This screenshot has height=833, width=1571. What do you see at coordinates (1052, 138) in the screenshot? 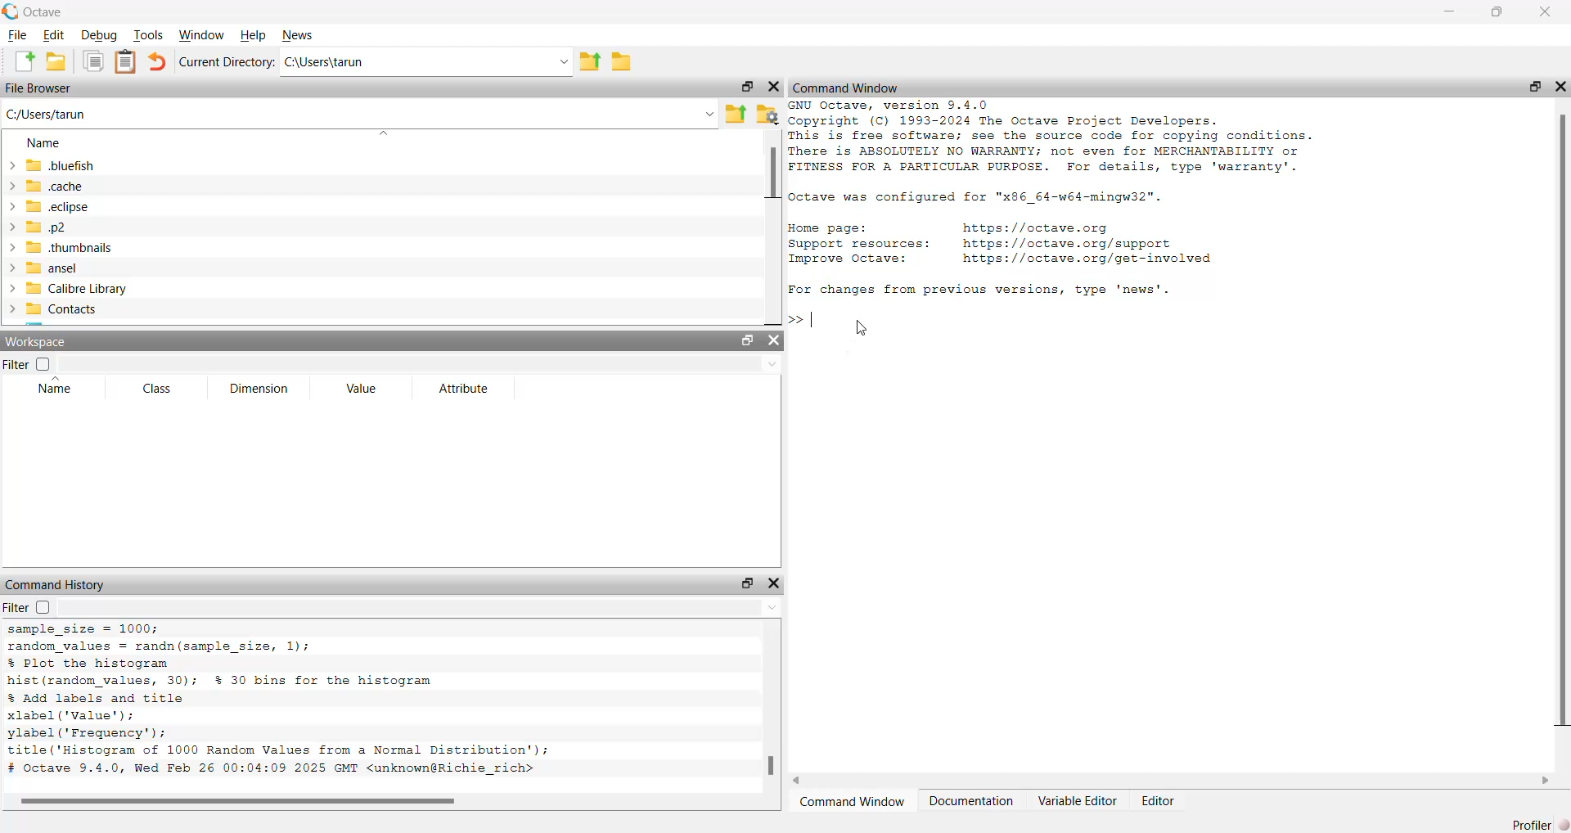
I see `GNU Octave, version 9.4.0
Copyright (C) 1993-2024 The Octave Project Developers.

This is free software; see the source code for copying conditions.
There is ABSOLUTELY NO WARRANTY; not even for MERCHANTABILITY or
FITNESS FOR A PARTICULAR PURPOSE. For details, type 'warranty'.` at bounding box center [1052, 138].